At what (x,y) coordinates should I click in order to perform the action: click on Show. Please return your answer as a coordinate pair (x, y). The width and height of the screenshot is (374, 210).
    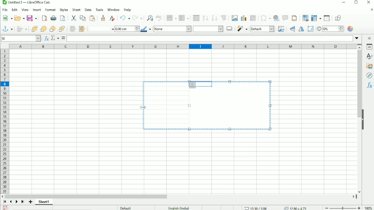
    Looking at the image, I should click on (363, 119).